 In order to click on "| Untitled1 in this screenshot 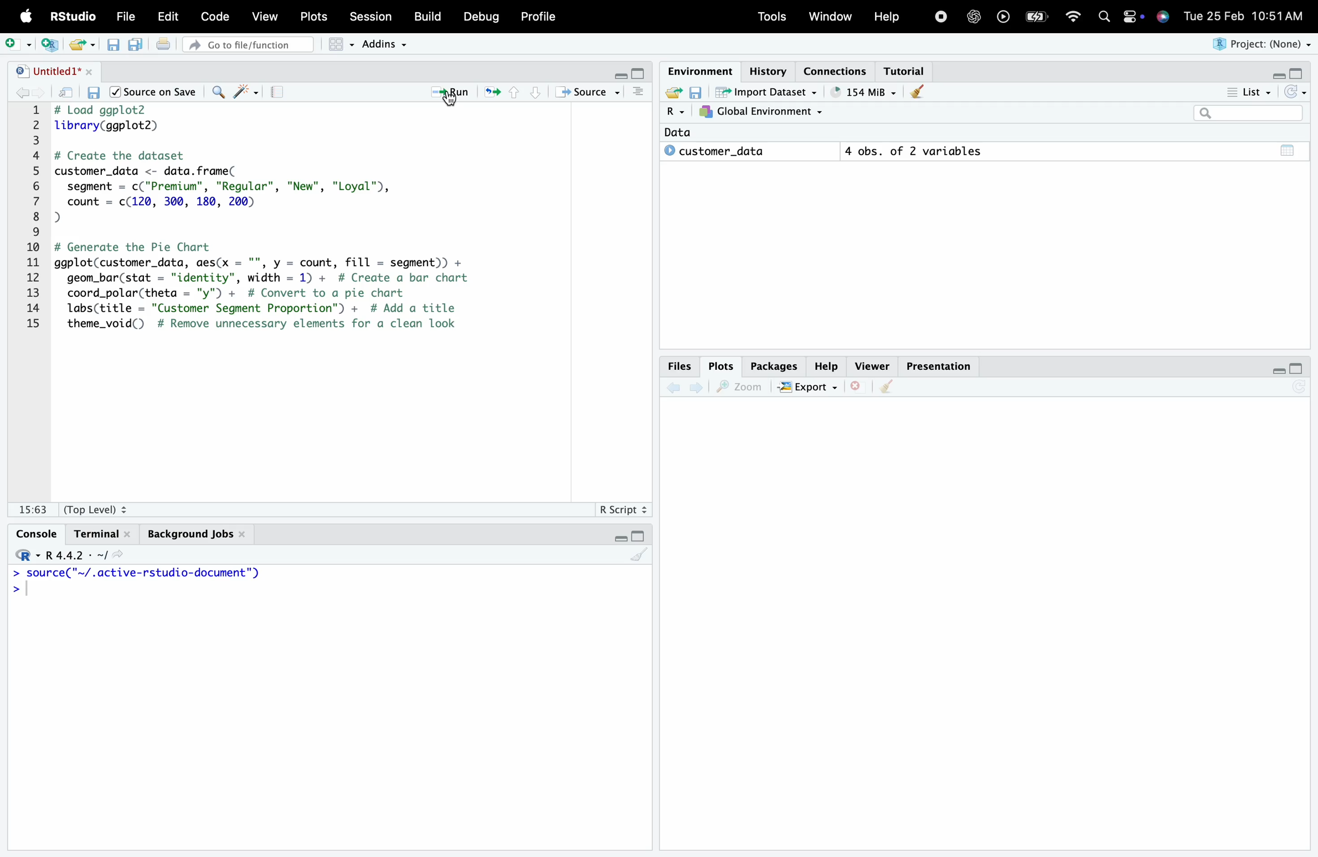, I will do `click(53, 72)`.